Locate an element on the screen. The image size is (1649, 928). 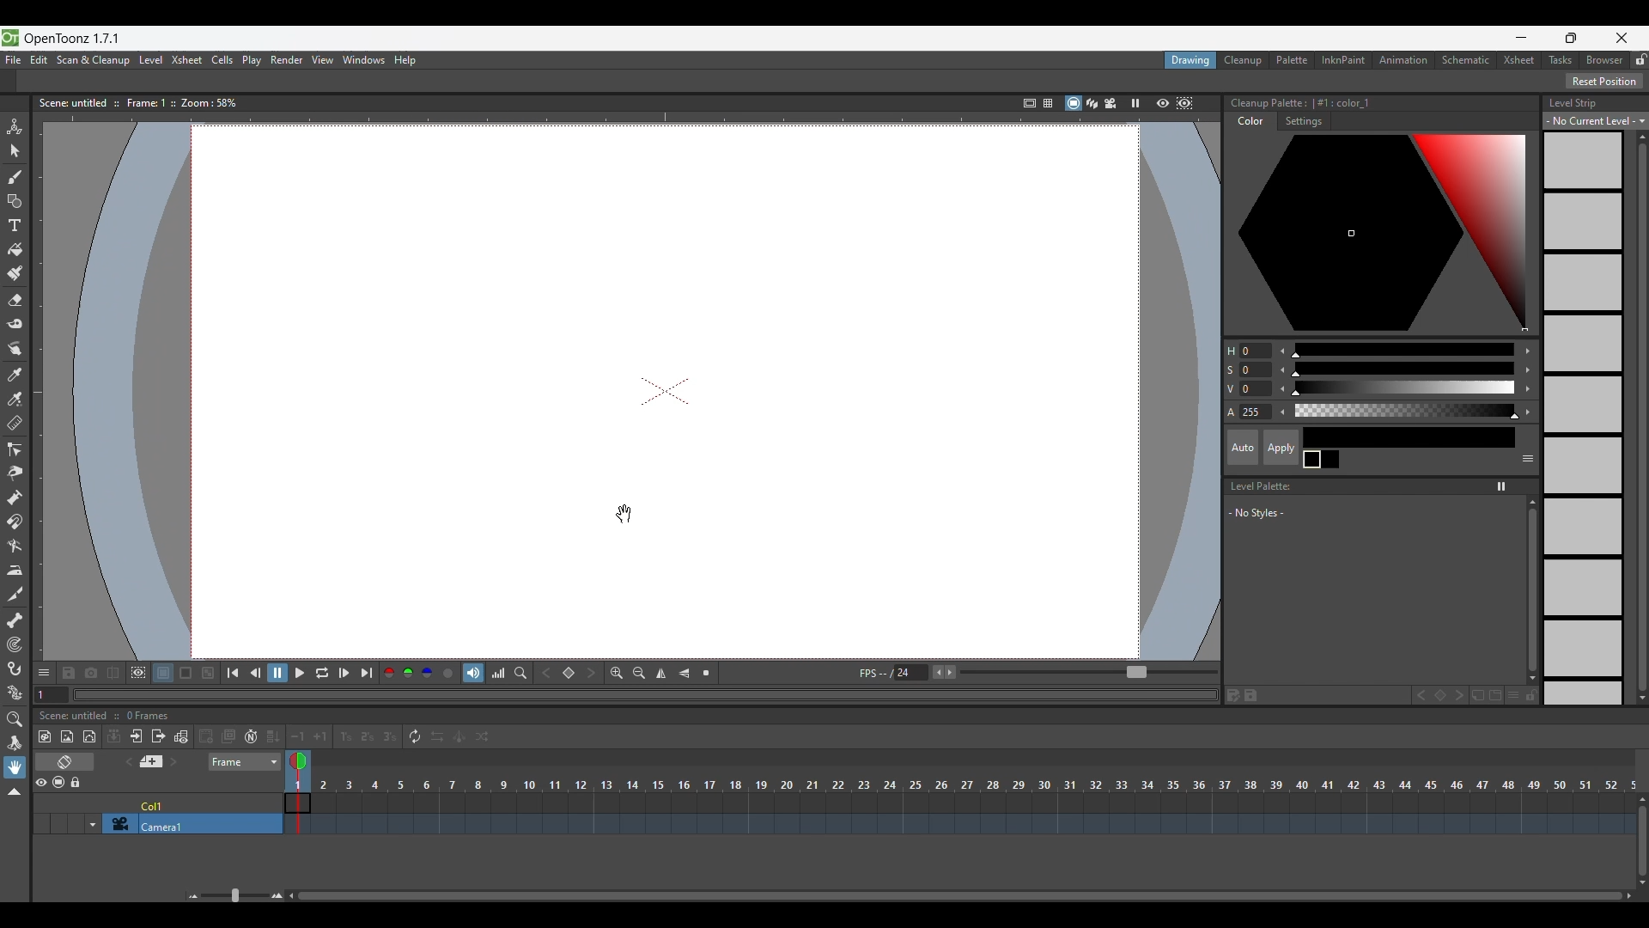
Skeleton tool is located at coordinates (14, 620).